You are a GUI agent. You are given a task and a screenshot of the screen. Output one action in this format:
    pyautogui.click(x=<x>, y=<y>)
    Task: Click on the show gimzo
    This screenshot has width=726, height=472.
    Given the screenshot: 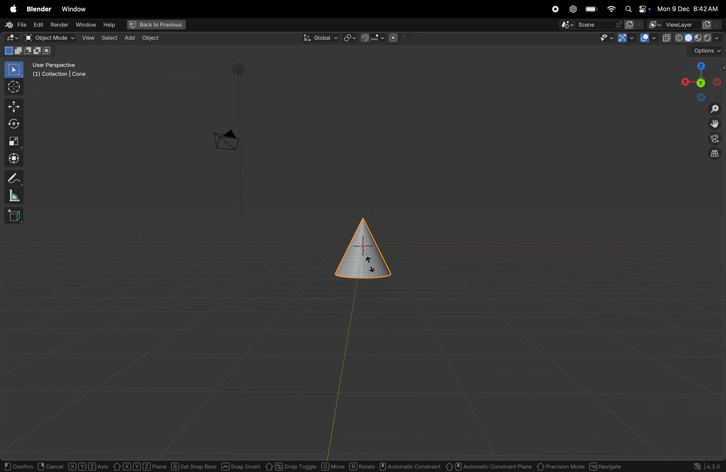 What is the action you would take?
    pyautogui.click(x=625, y=39)
    